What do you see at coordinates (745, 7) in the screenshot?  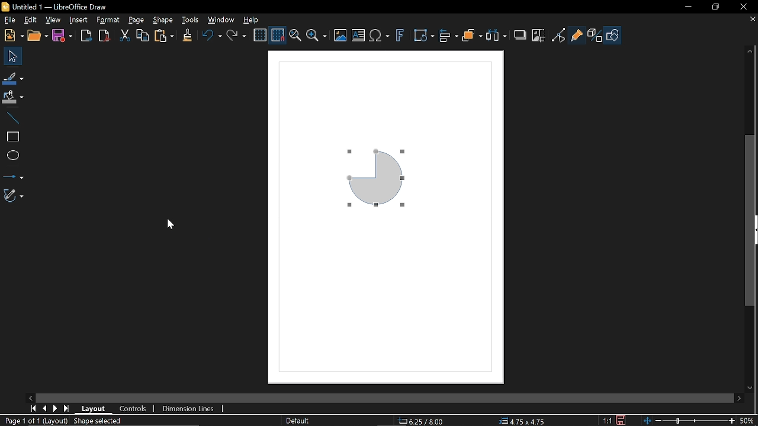 I see `Close window` at bounding box center [745, 7].